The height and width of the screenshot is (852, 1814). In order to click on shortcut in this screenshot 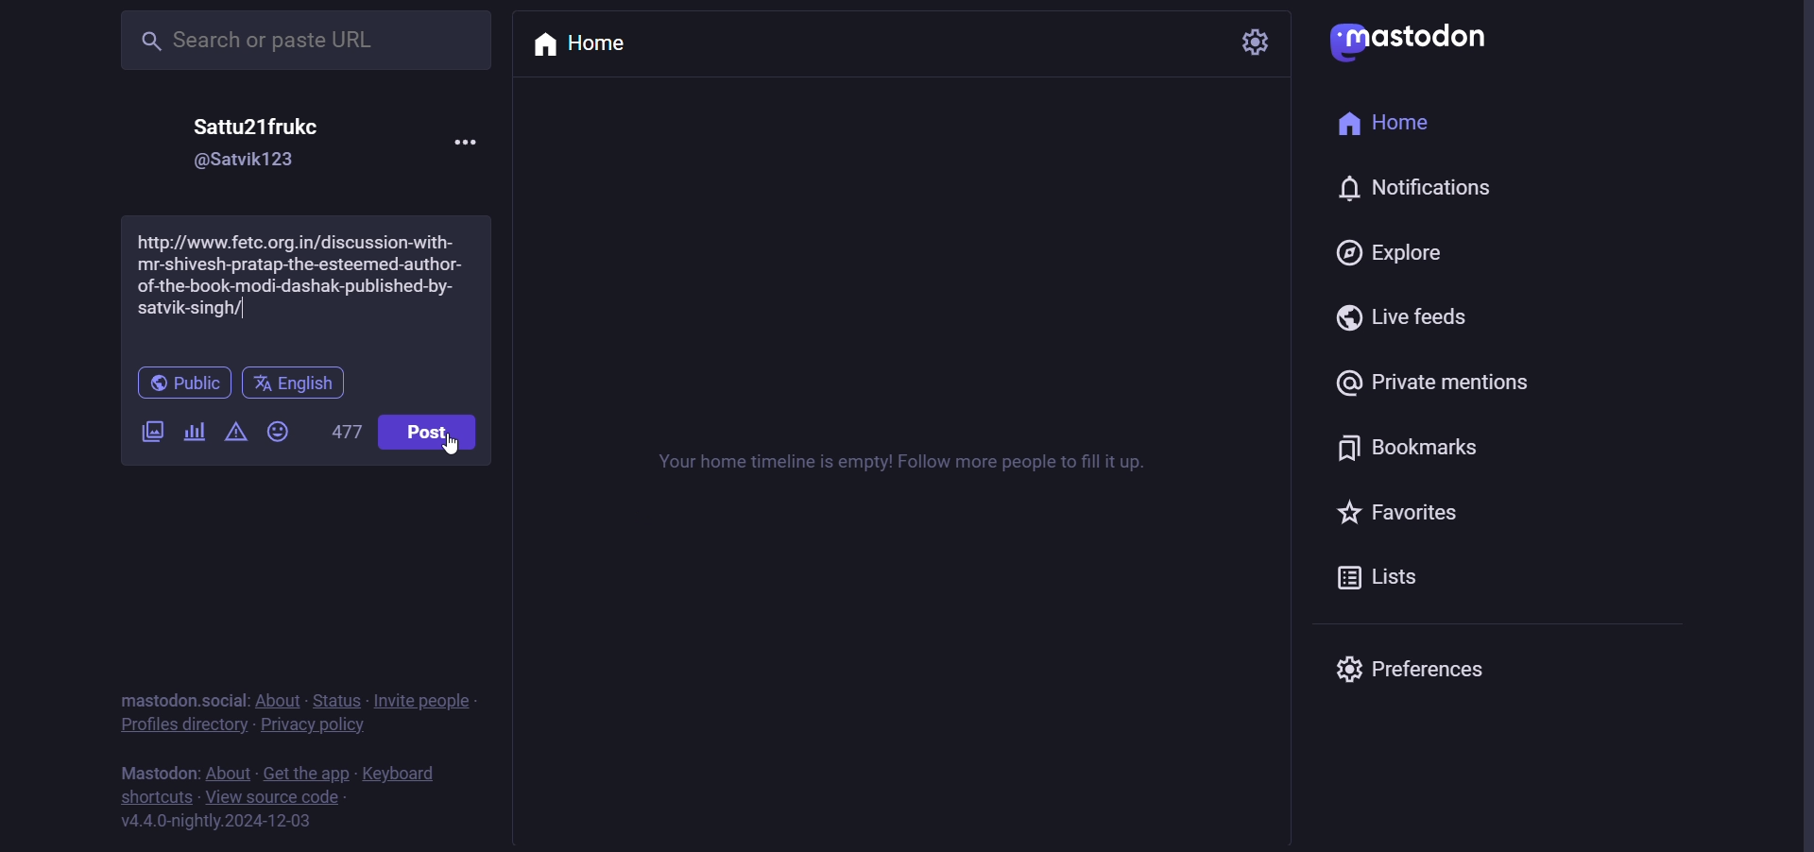, I will do `click(151, 799)`.